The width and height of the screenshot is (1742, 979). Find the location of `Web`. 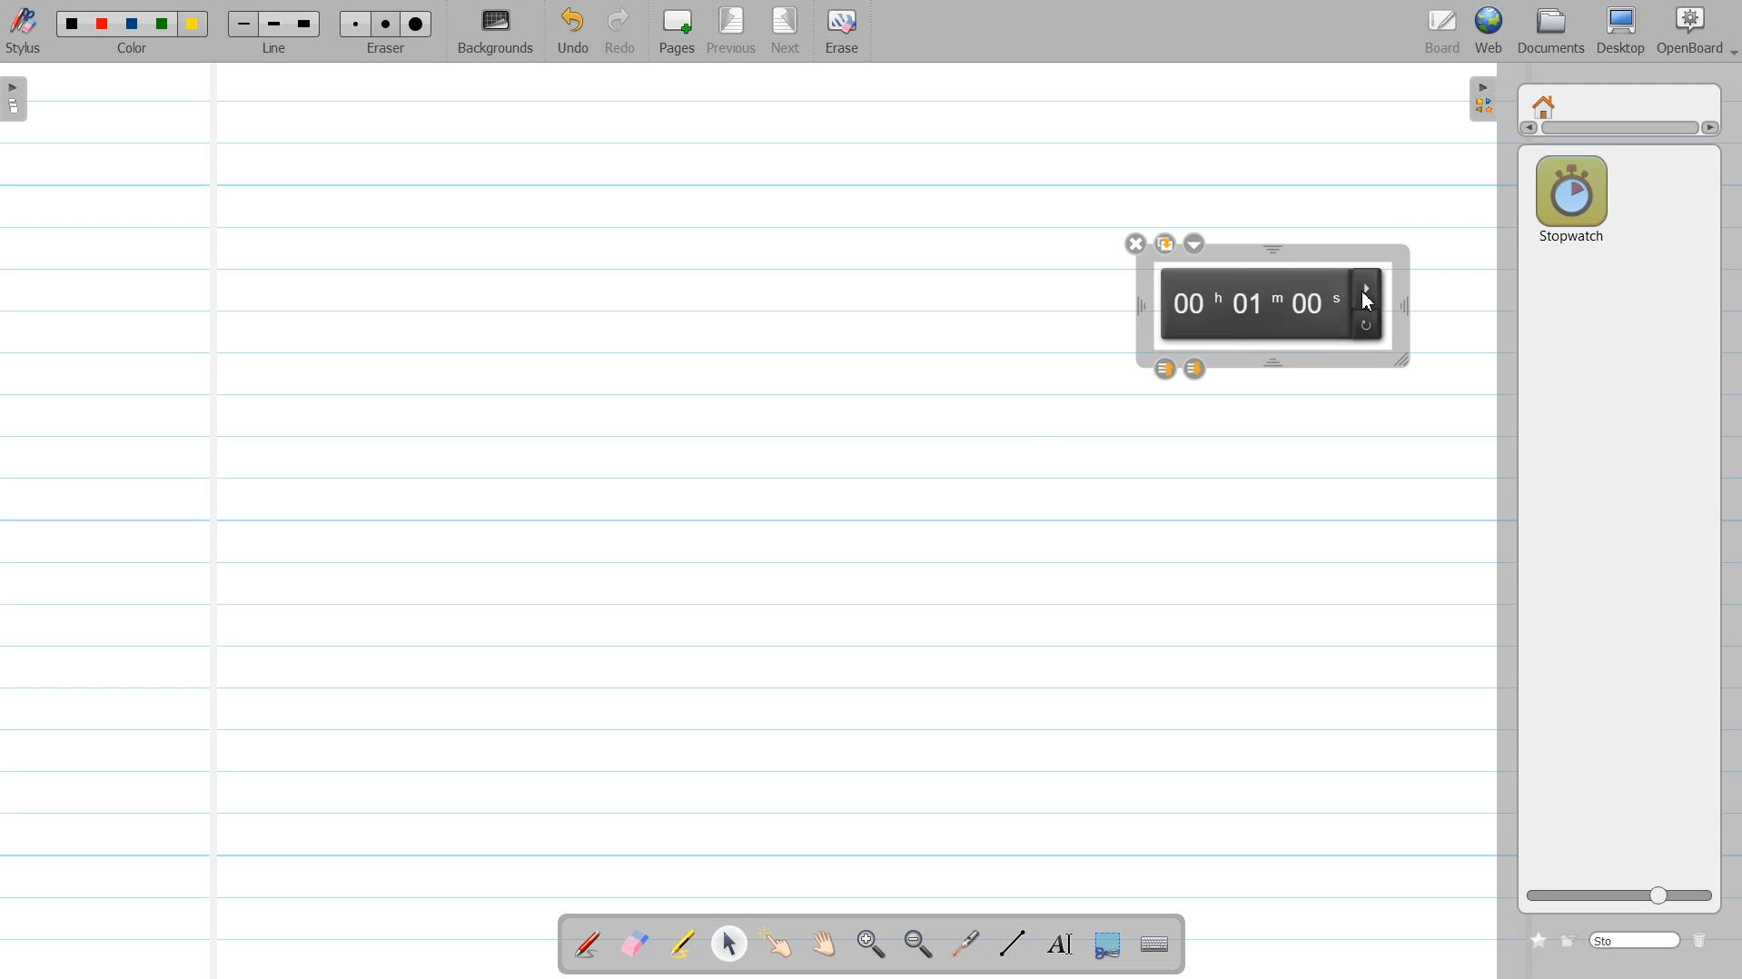

Web is located at coordinates (1492, 31).